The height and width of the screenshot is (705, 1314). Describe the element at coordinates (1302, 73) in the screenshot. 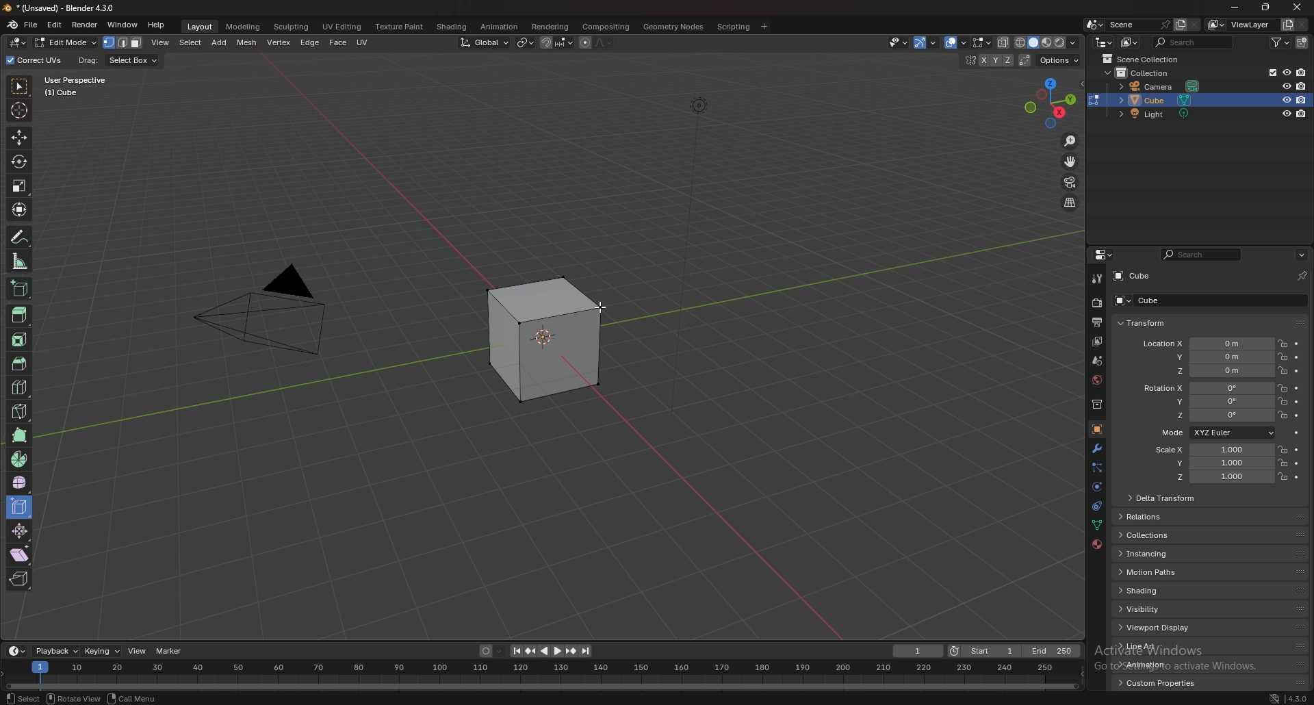

I see `disable in render` at that location.